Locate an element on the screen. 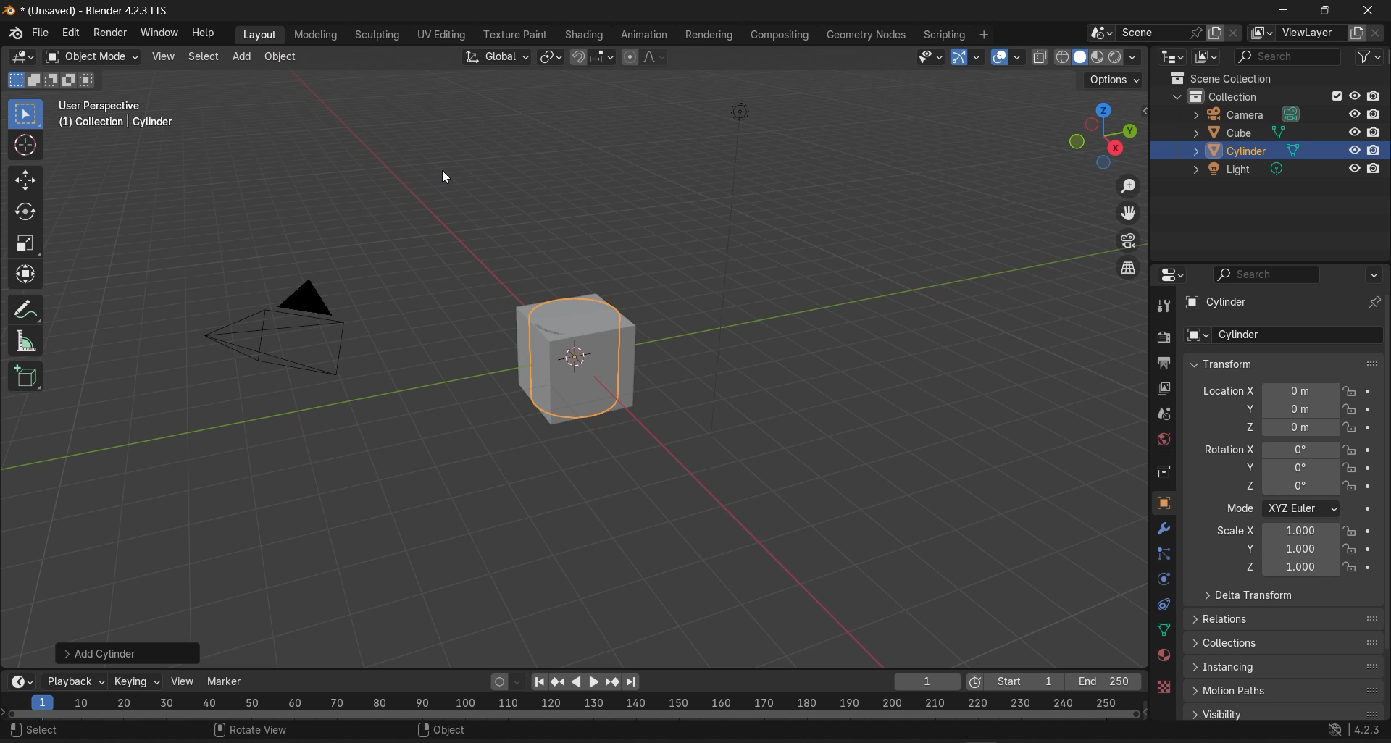  rotation z is located at coordinates (1292, 485).